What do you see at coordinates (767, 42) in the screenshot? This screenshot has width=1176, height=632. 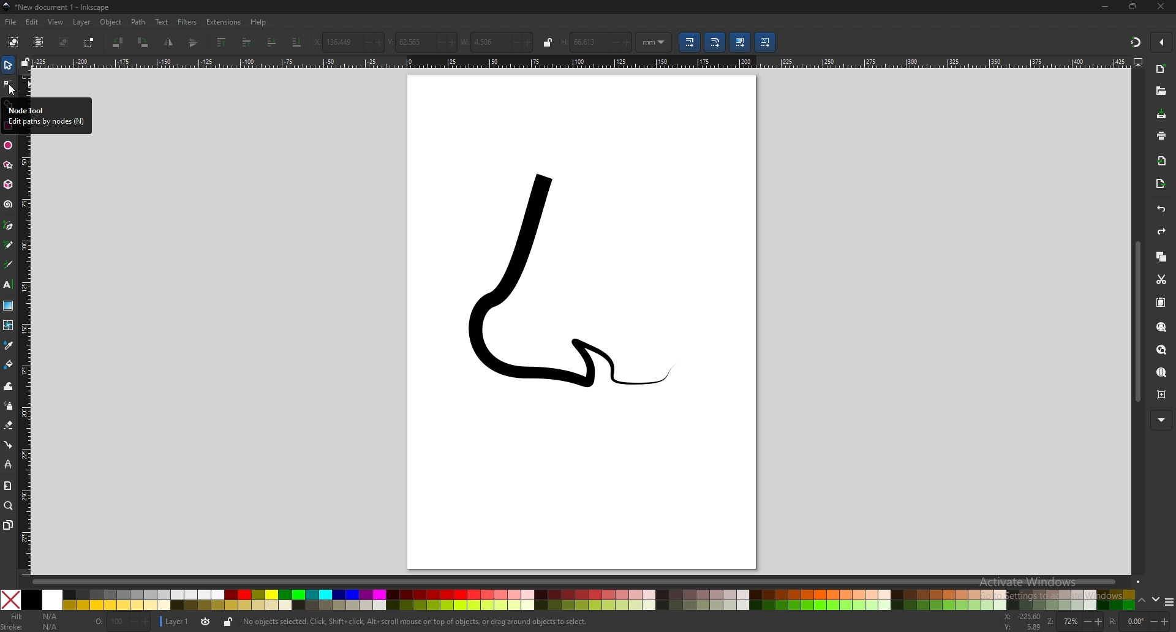 I see `move patterns` at bounding box center [767, 42].